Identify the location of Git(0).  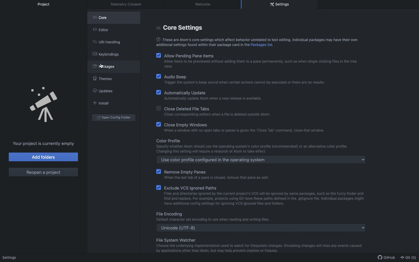
(407, 257).